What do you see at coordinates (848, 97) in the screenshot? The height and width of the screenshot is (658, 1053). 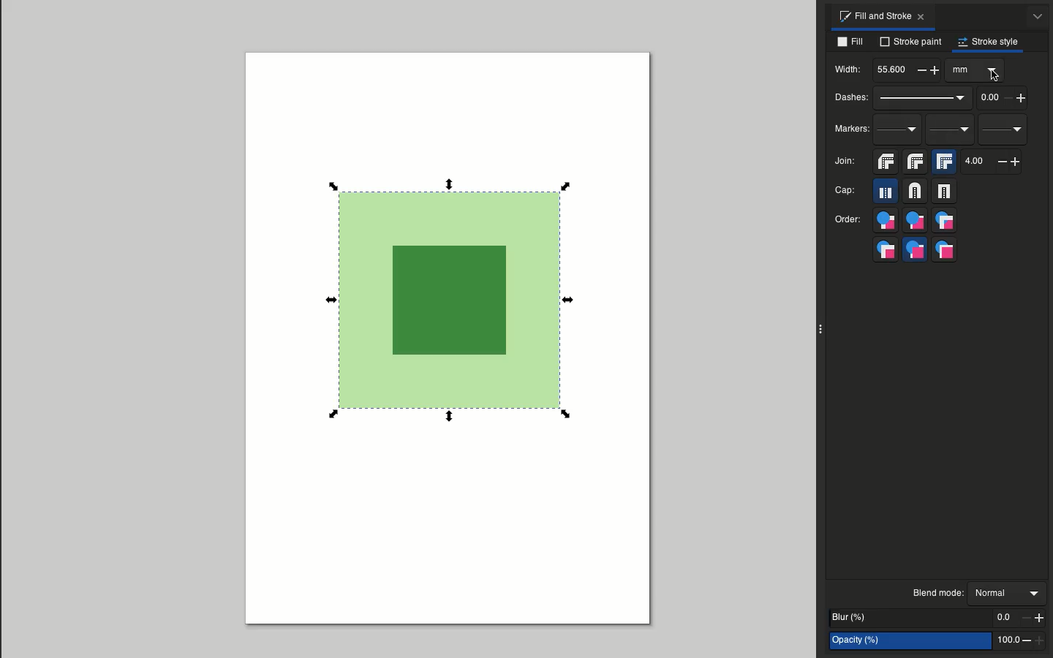 I see `Dashes` at bounding box center [848, 97].